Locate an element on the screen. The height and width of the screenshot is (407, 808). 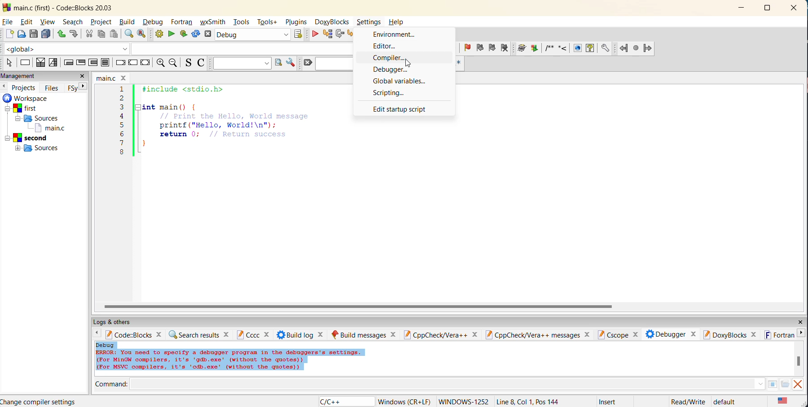
Jump forward is located at coordinates (647, 48).